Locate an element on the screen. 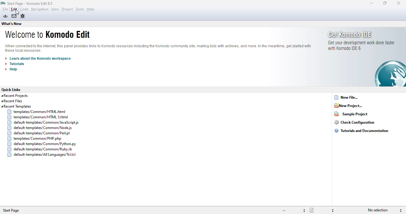 The height and width of the screenshot is (214, 406). navigation is located at coordinates (40, 9).